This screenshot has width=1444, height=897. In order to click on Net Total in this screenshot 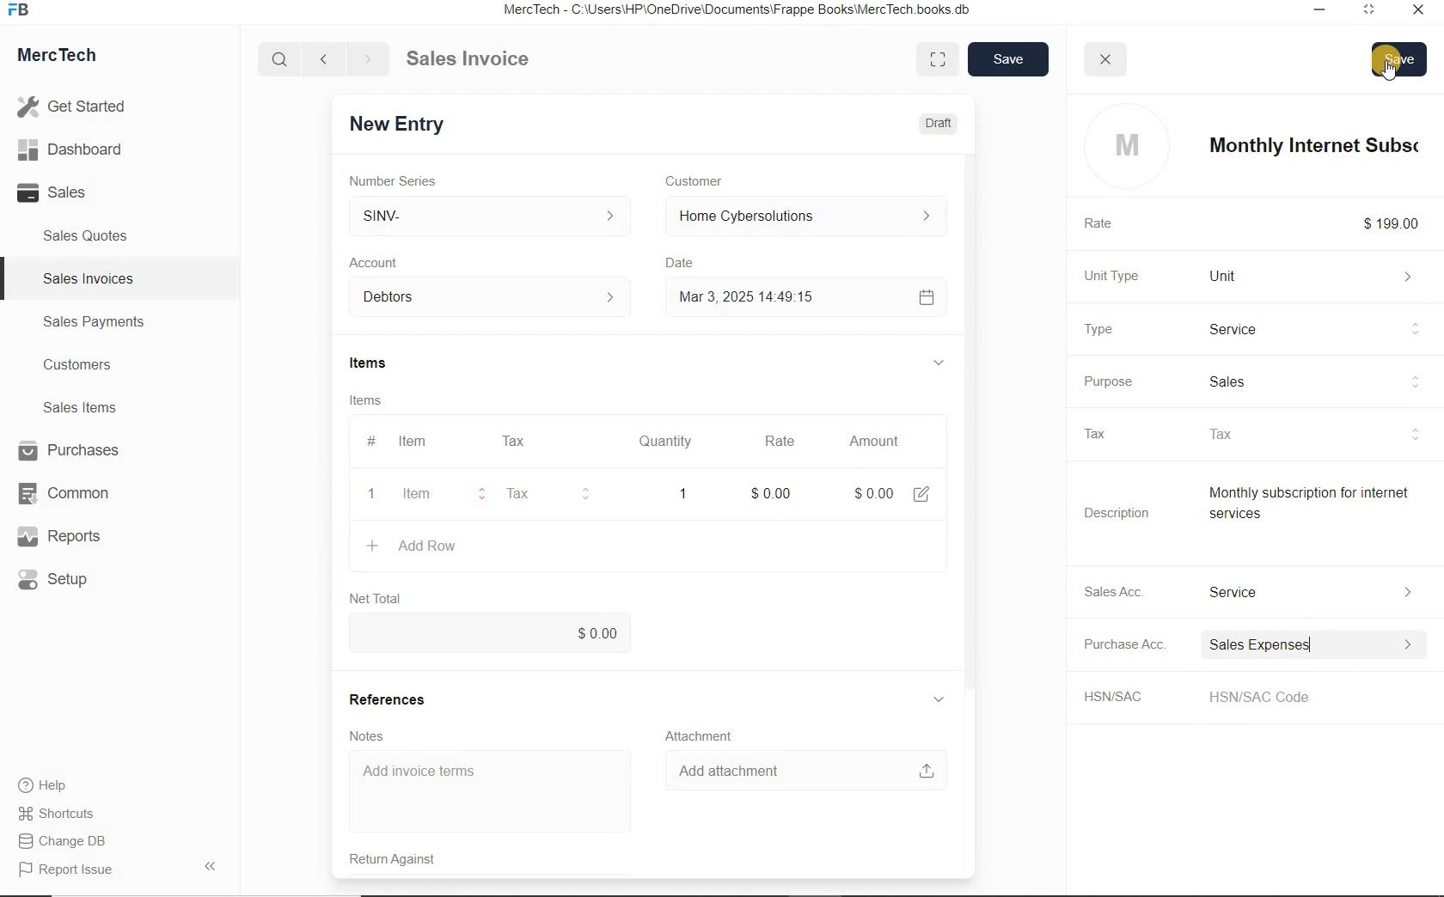, I will do `click(374, 598)`.